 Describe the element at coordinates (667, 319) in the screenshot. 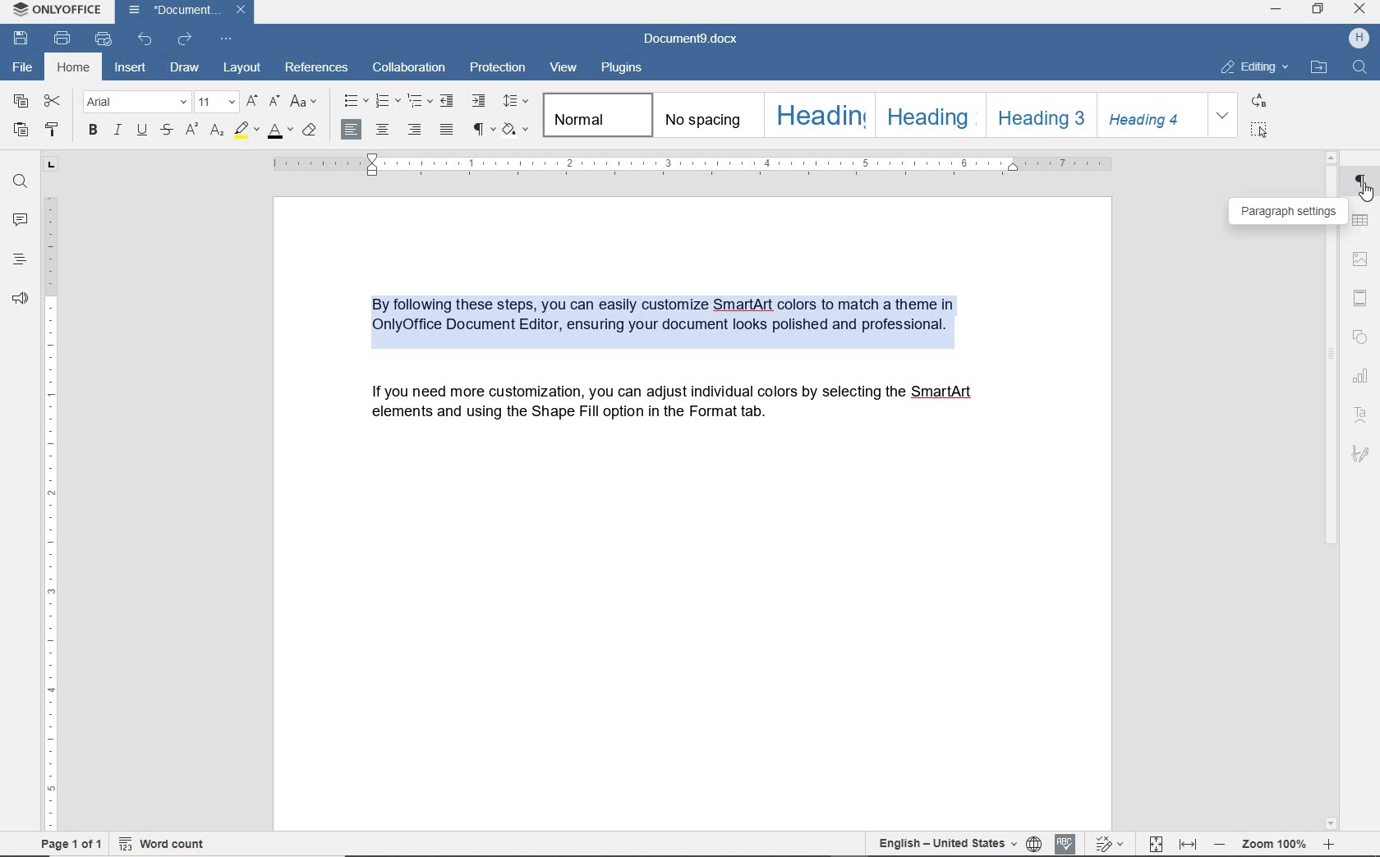

I see `TEXT HIGHLIGHTED` at that location.